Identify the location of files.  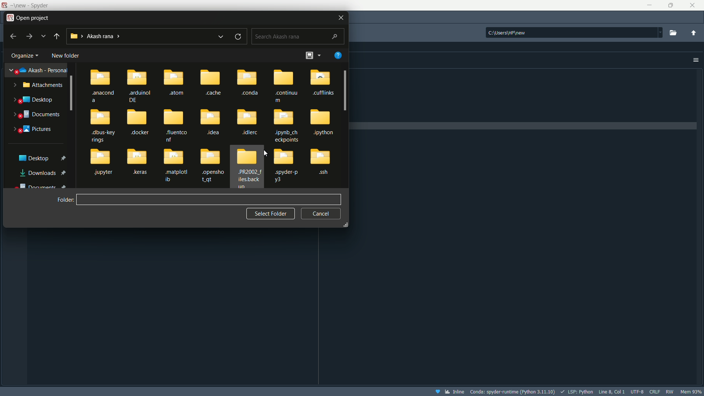
(210, 123).